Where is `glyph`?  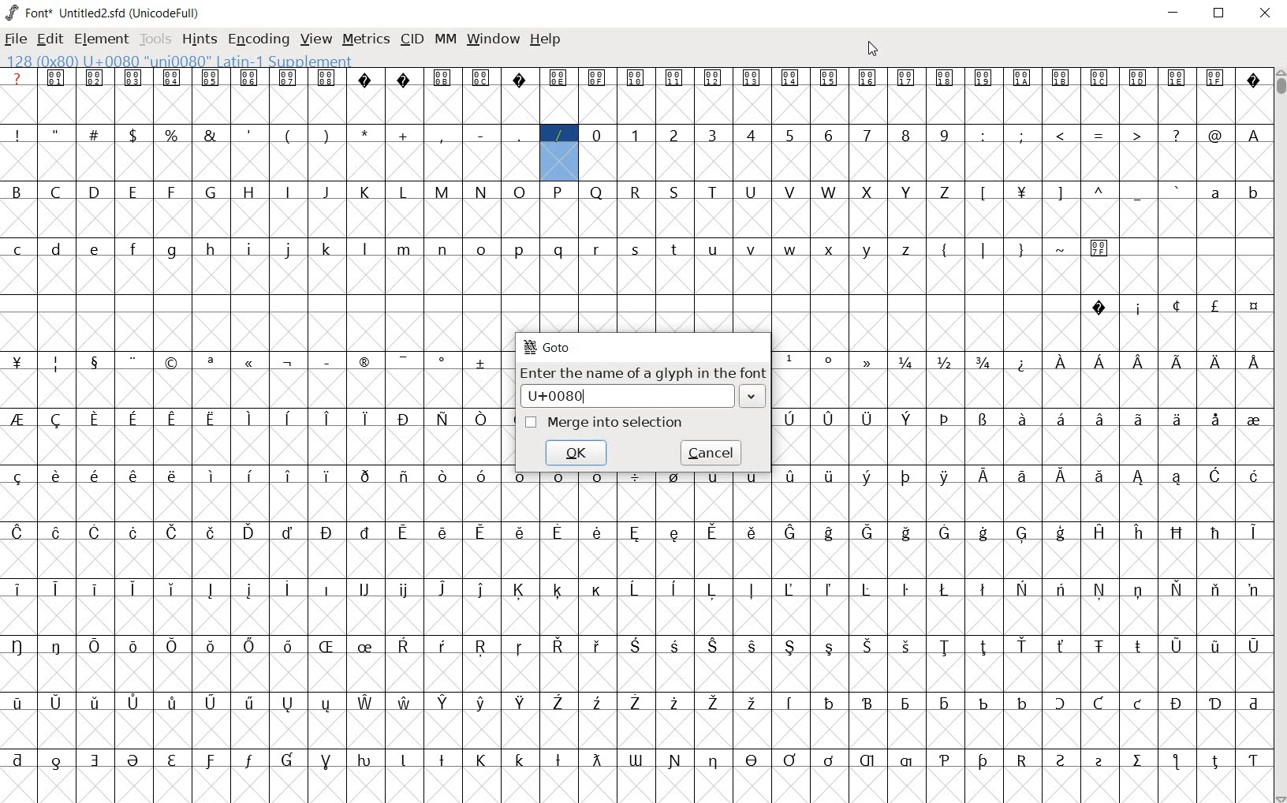
glyph is located at coordinates (558, 645).